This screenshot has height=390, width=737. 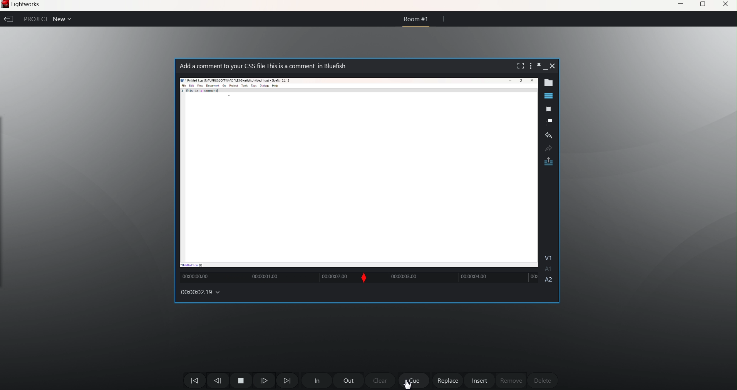 What do you see at coordinates (549, 162) in the screenshot?
I see `pop out original` at bounding box center [549, 162].